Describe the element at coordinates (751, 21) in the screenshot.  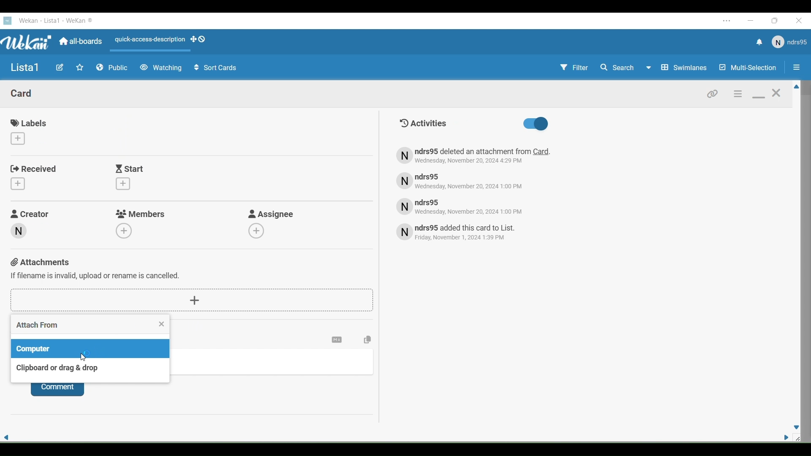
I see `Minimize` at that location.